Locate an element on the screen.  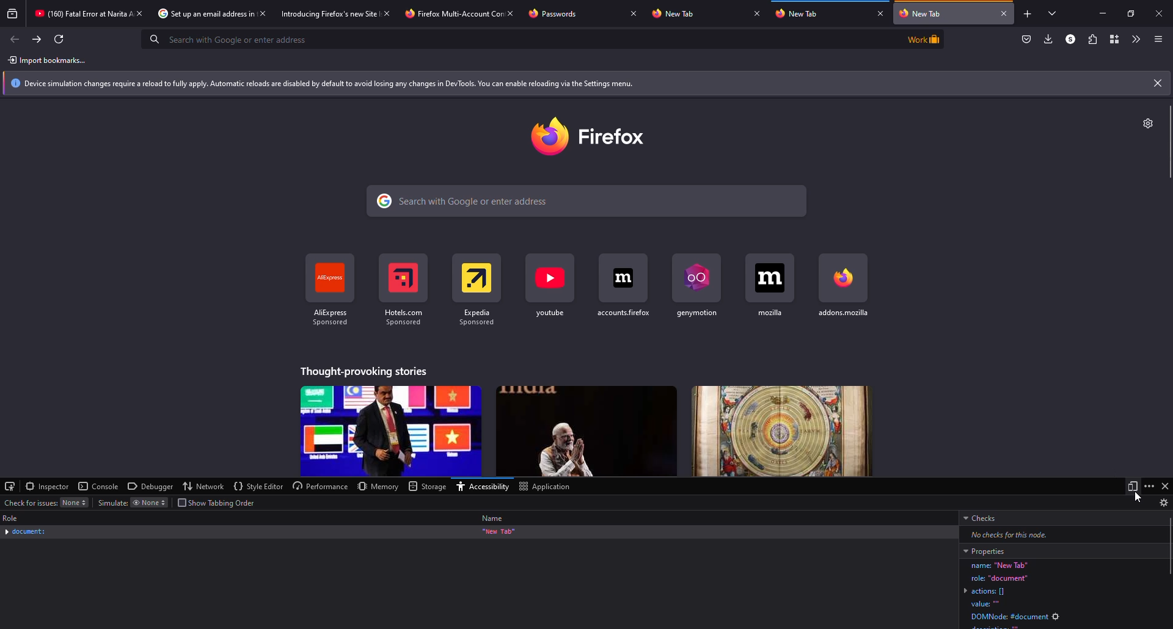
forward is located at coordinates (37, 39).